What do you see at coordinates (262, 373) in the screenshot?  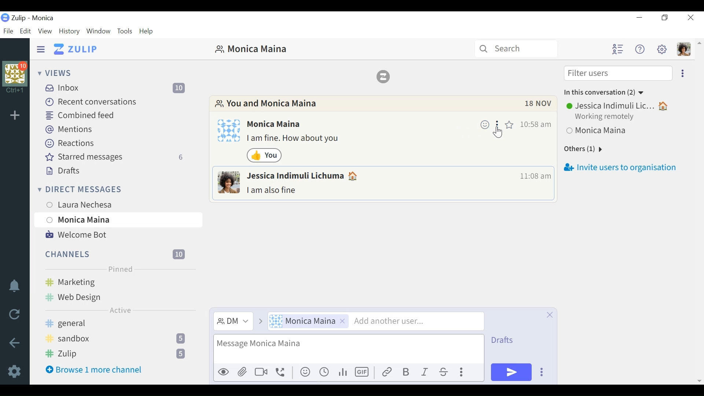 I see `` at bounding box center [262, 373].